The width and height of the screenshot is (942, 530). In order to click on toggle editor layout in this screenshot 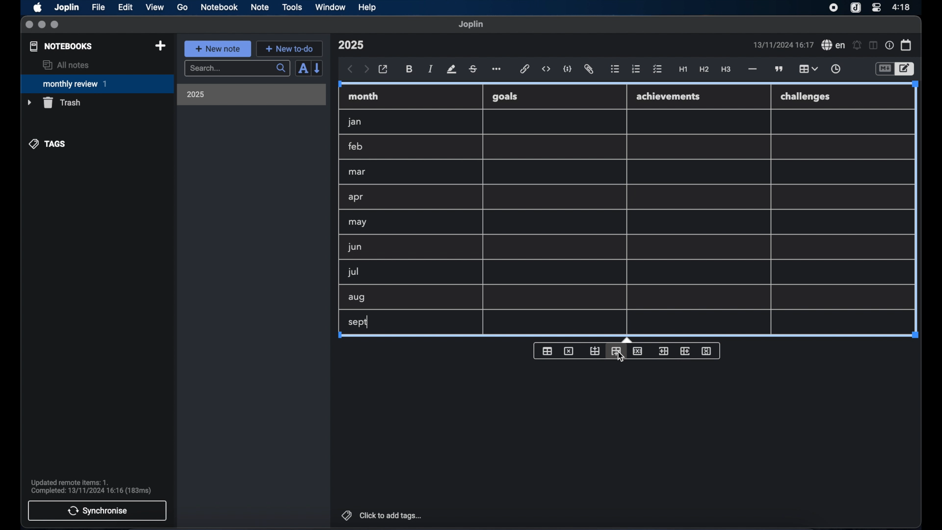, I will do `click(874, 45)`.